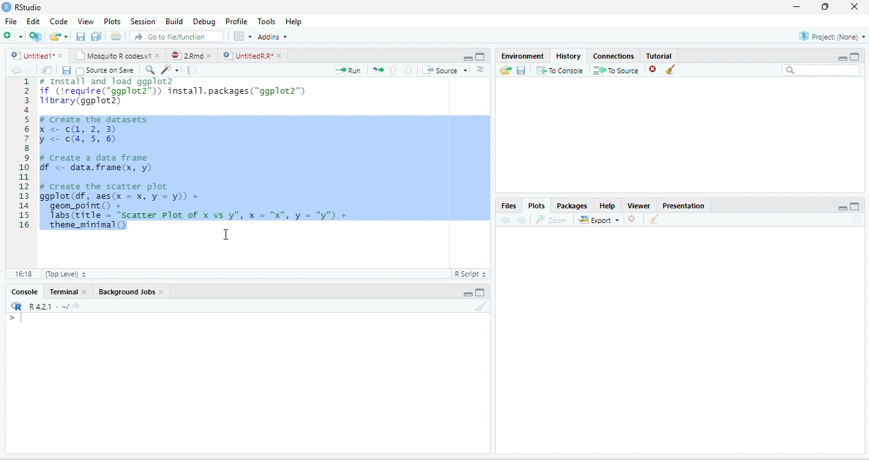  Describe the element at coordinates (81, 36) in the screenshot. I see `Save current document` at that location.